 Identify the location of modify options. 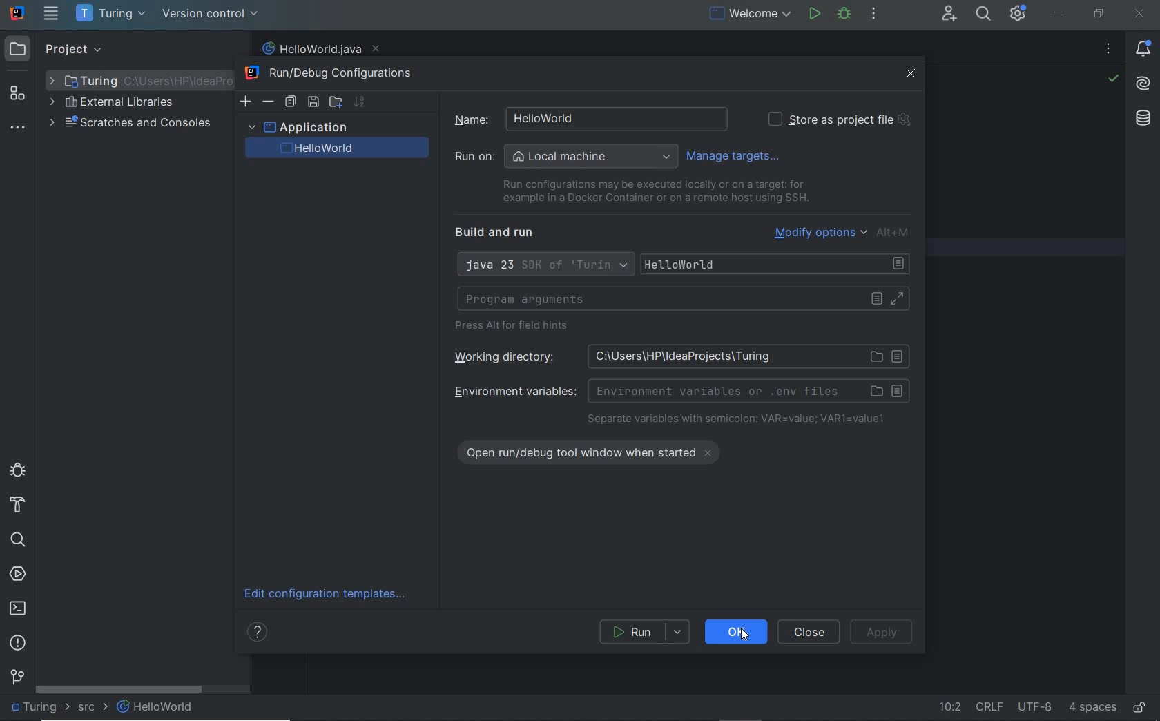
(844, 232).